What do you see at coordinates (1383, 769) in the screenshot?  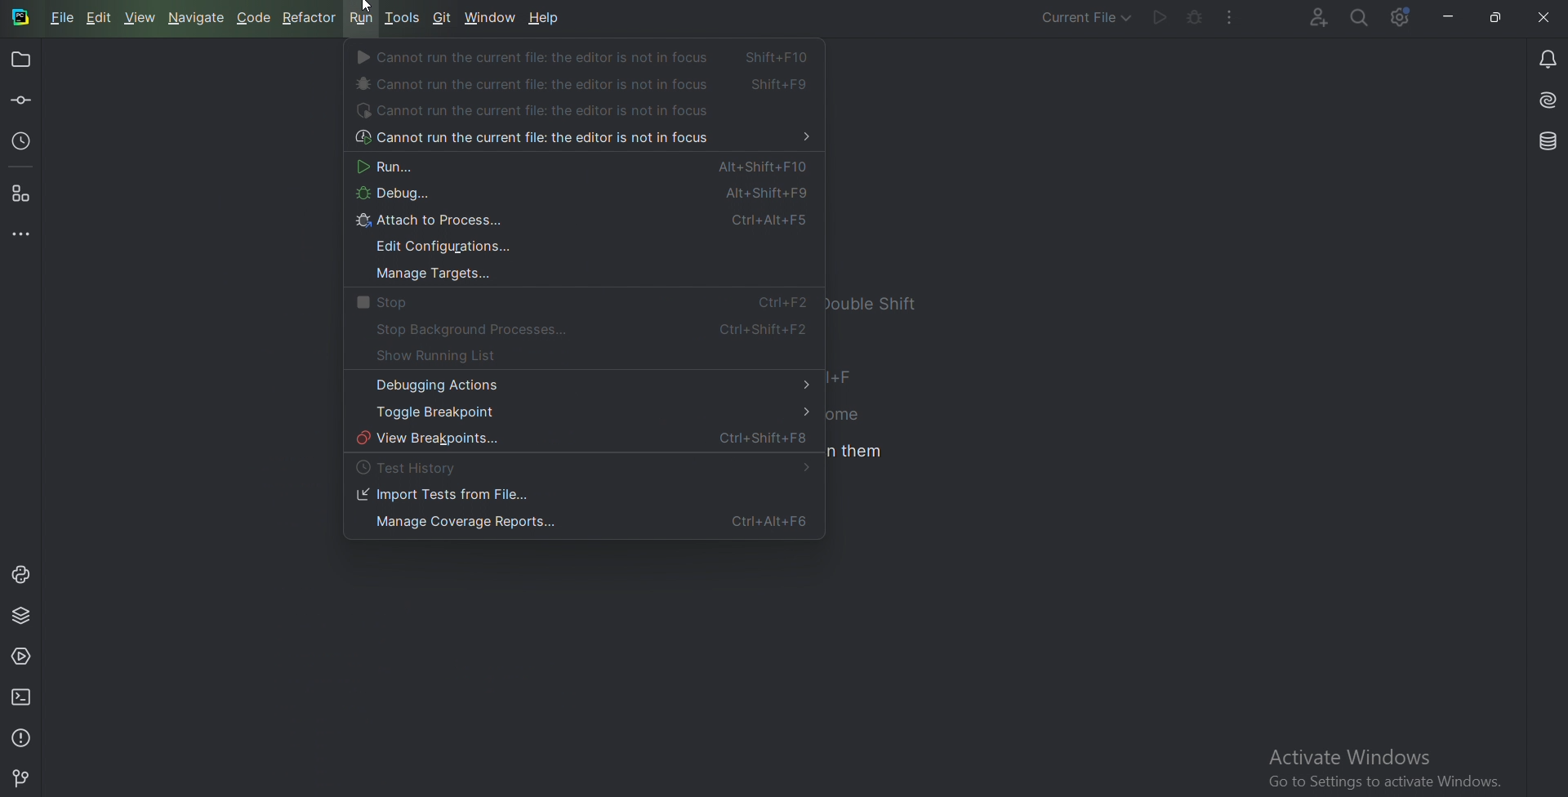 I see `Windows information` at bounding box center [1383, 769].